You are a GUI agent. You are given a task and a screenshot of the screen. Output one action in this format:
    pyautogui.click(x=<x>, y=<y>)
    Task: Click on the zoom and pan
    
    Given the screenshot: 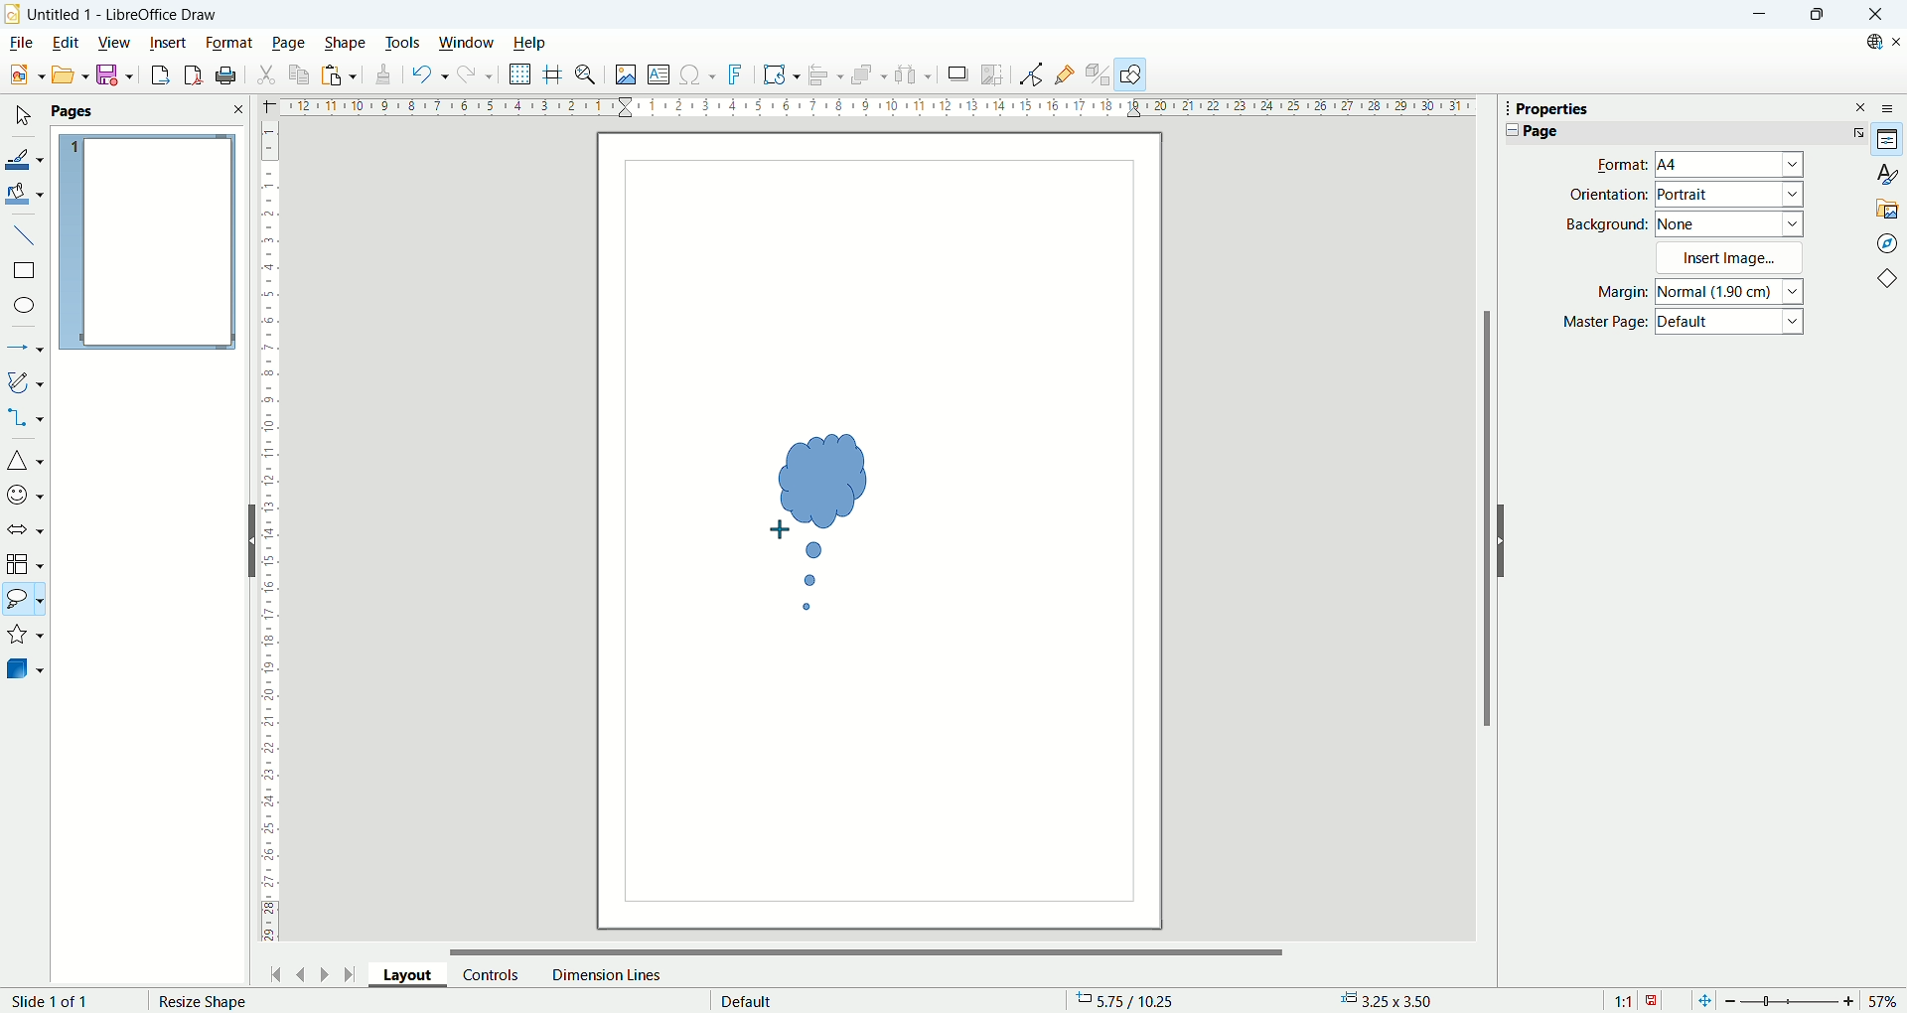 What is the action you would take?
    pyautogui.click(x=587, y=76)
    